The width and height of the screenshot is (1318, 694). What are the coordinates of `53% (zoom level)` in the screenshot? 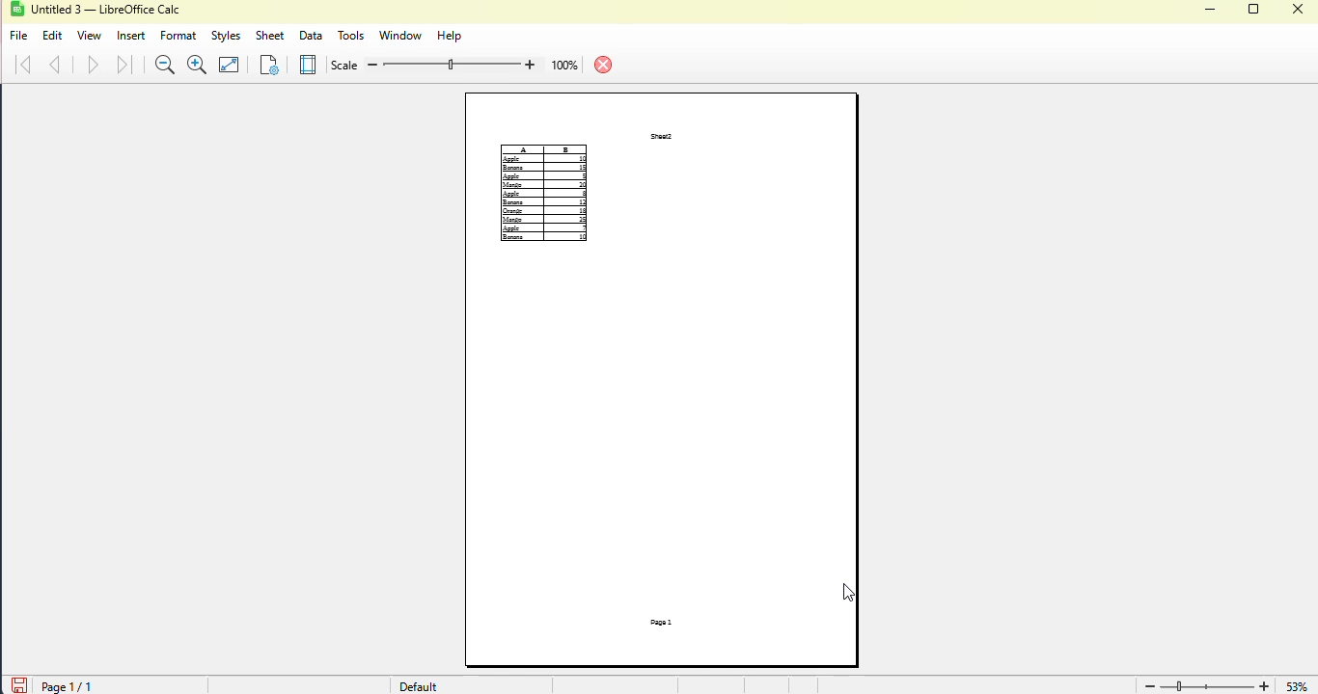 It's located at (1301, 682).